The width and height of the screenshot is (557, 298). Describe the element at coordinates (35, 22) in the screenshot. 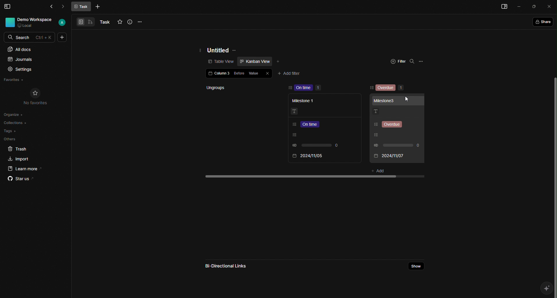

I see `User` at that location.